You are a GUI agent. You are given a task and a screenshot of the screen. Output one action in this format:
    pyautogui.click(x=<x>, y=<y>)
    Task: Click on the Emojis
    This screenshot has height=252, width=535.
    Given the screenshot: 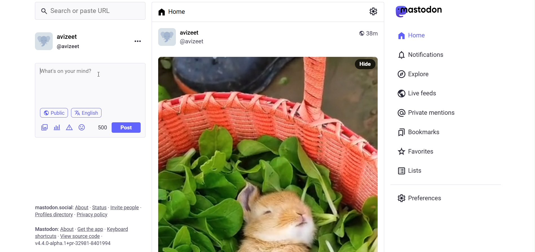 What is the action you would take?
    pyautogui.click(x=83, y=127)
    